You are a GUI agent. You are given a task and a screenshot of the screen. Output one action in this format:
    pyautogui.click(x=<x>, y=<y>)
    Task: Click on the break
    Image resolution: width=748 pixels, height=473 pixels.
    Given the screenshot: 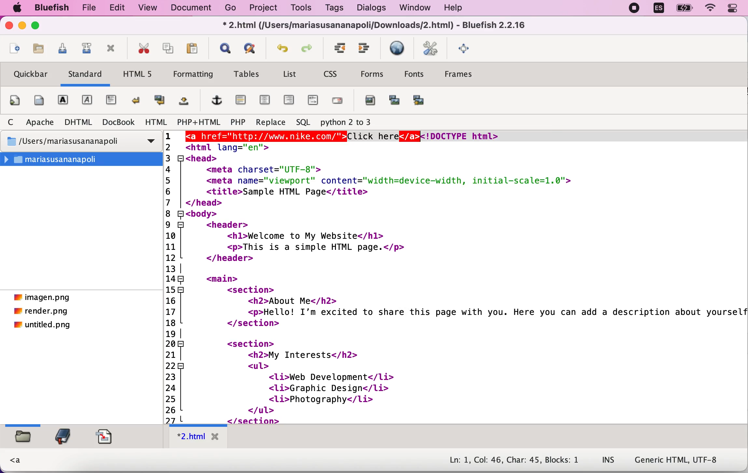 What is the action you would take?
    pyautogui.click(x=138, y=100)
    